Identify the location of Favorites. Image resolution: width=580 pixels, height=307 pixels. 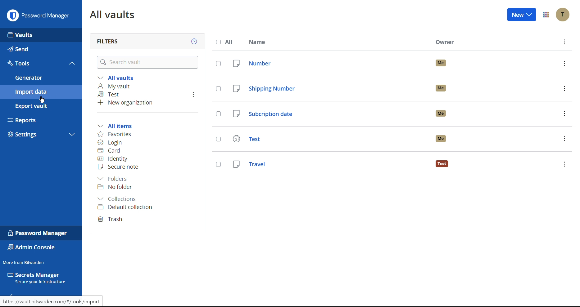
(116, 134).